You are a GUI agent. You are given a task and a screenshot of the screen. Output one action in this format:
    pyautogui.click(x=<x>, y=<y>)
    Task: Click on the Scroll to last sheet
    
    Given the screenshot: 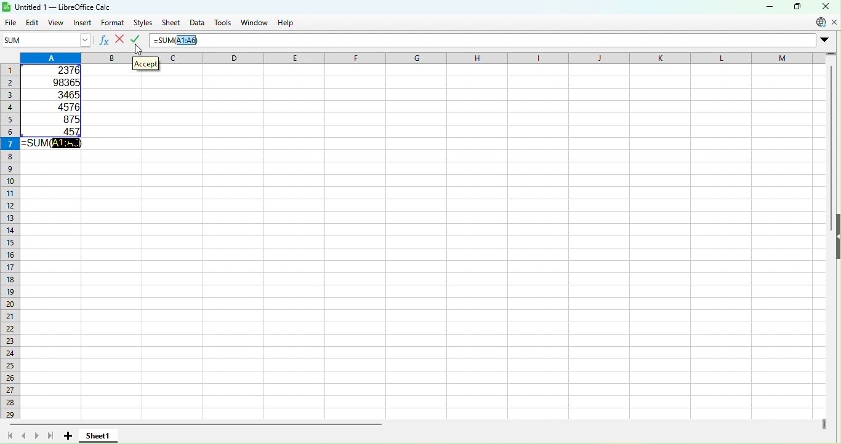 What is the action you would take?
    pyautogui.click(x=51, y=436)
    